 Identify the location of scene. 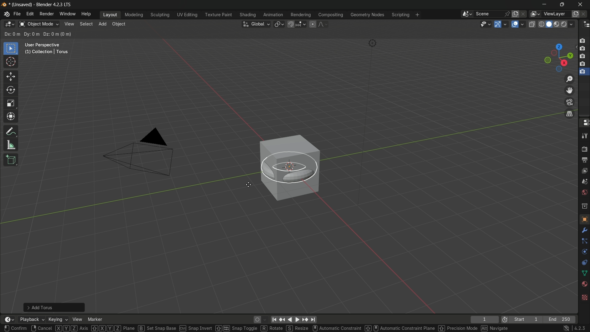
(488, 14).